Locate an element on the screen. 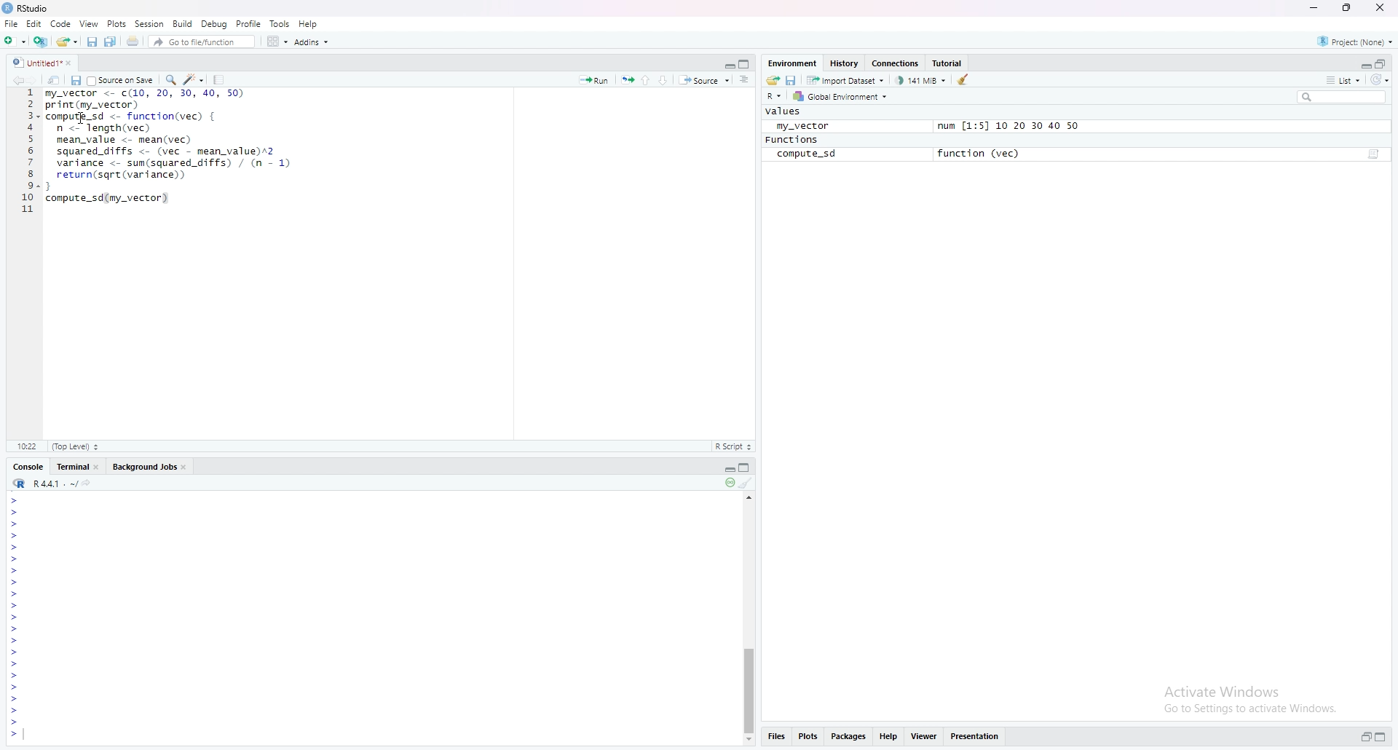 The height and width of the screenshot is (750, 1398). computfe_sd <- function(vec) {
n <= Tength(vec)
mean_value <- mean(vec)
squared_diffs <- (vec - mean_value)r2
variance <- sum(squared_diffs) / (n - 1)
return(sqre (variance)

3

compute_sd(my_vector) is located at coordinates (170, 162).